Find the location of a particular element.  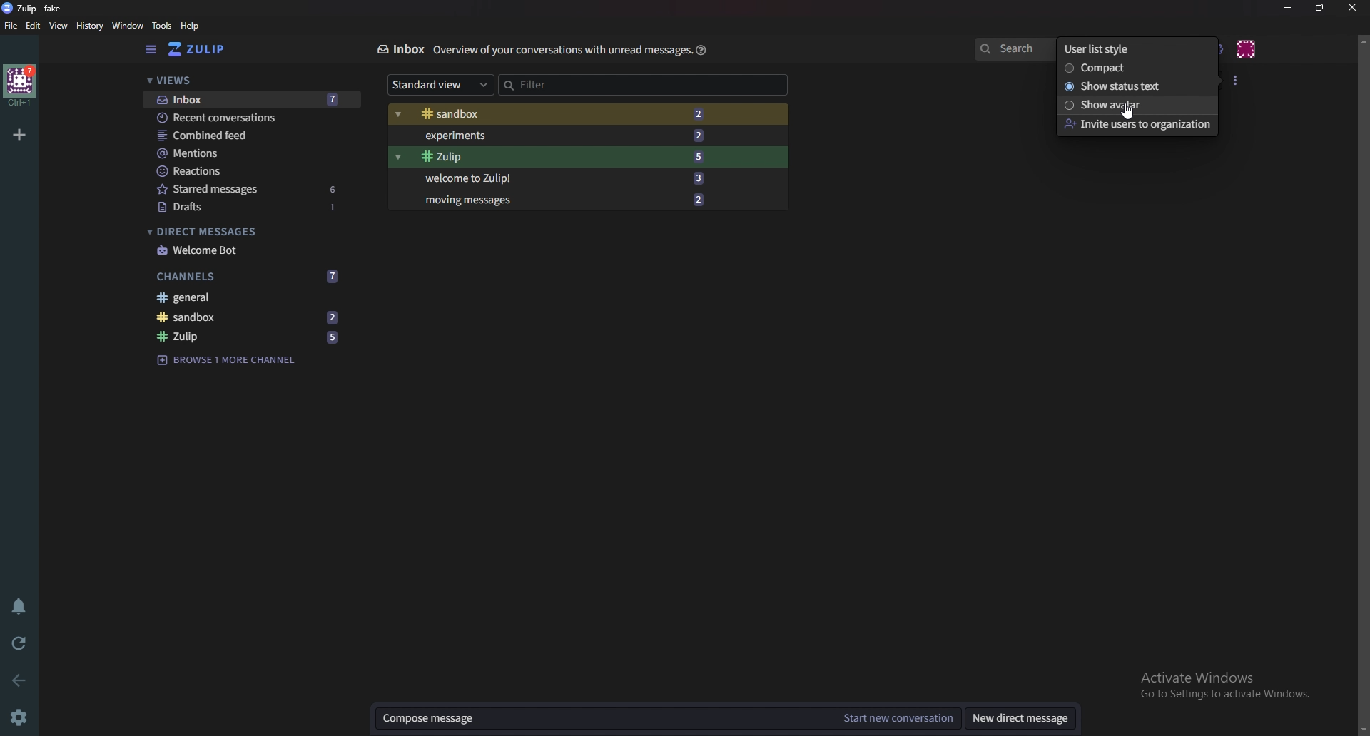

Add organization is located at coordinates (20, 135).